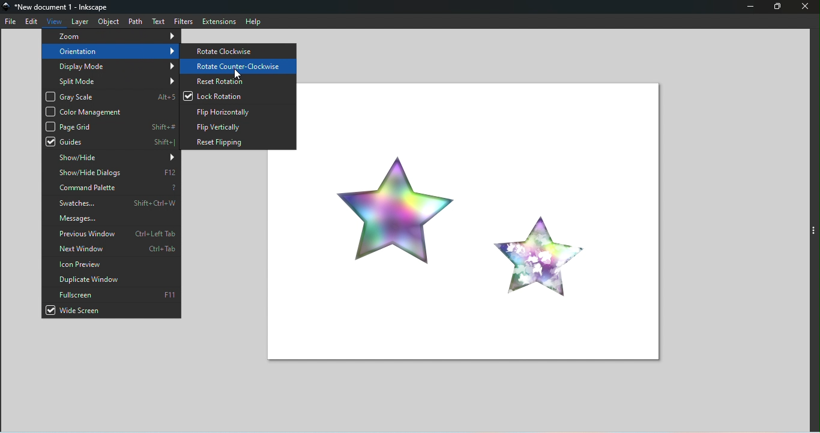  I want to click on Split mode, so click(110, 80).